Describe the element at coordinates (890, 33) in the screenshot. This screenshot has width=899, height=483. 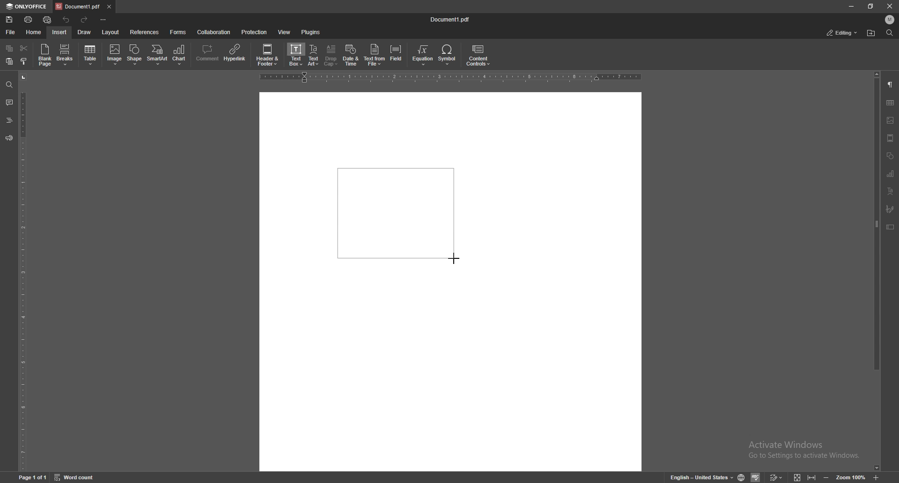
I see `find` at that location.